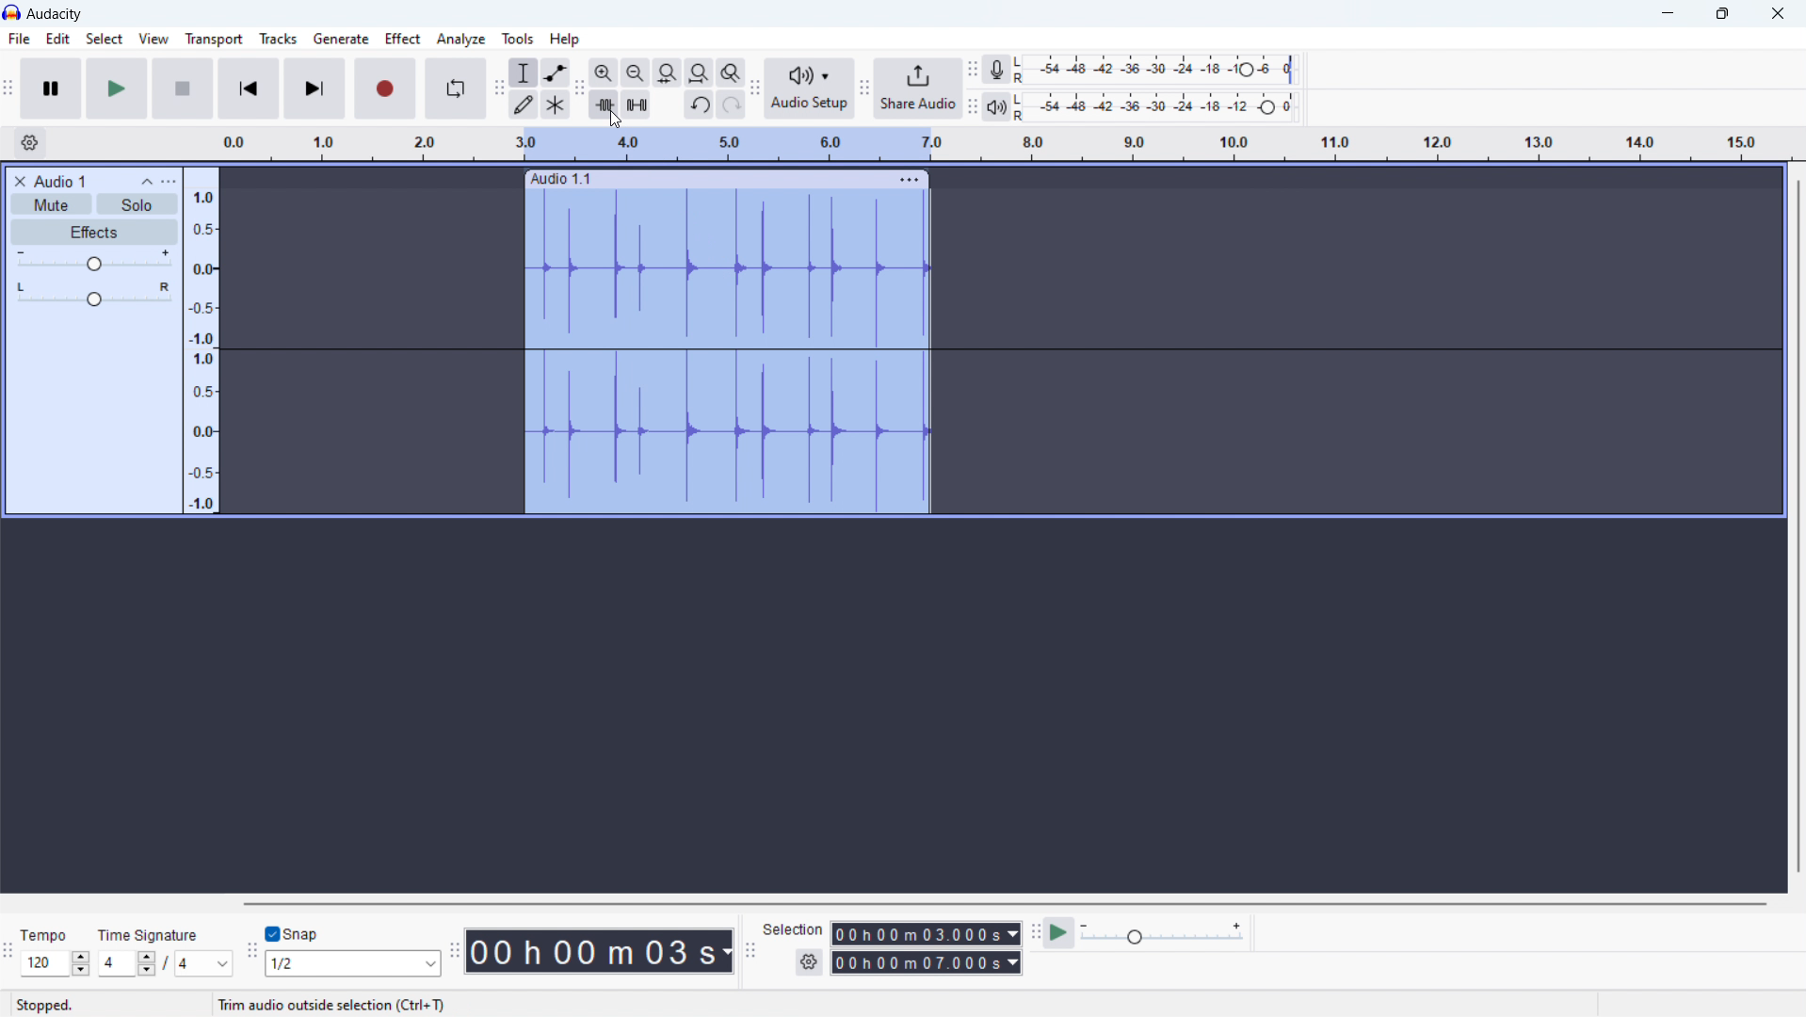 This screenshot has width=1806, height=1017. What do you see at coordinates (973, 107) in the screenshot?
I see `playback meter toolbar` at bounding box center [973, 107].